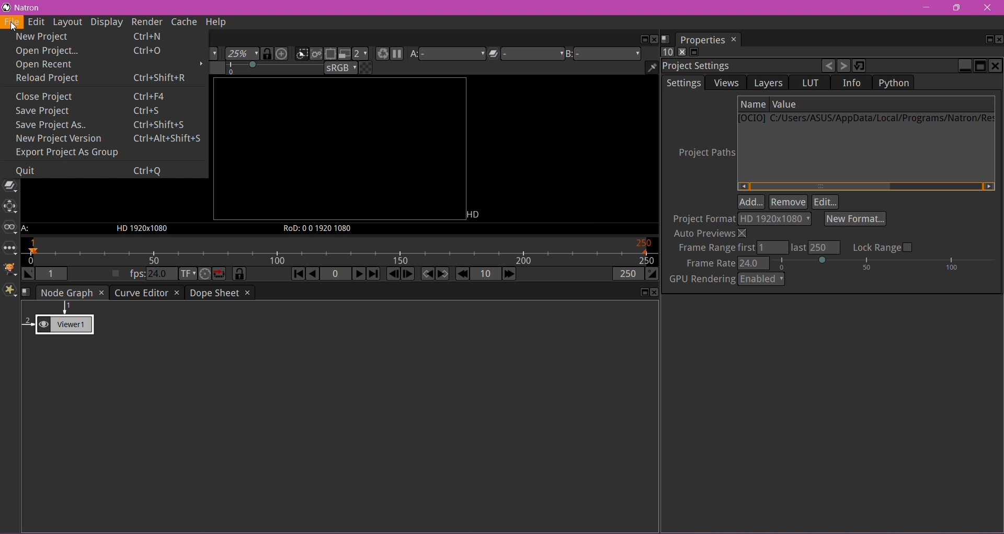 The width and height of the screenshot is (1004, 534). What do you see at coordinates (188, 275) in the screenshot?
I see `Set the time display format` at bounding box center [188, 275].